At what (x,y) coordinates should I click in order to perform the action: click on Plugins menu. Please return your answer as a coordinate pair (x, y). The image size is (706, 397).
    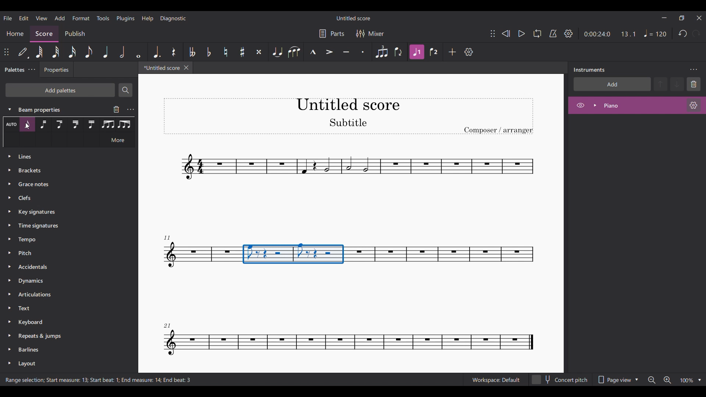
    Looking at the image, I should click on (125, 19).